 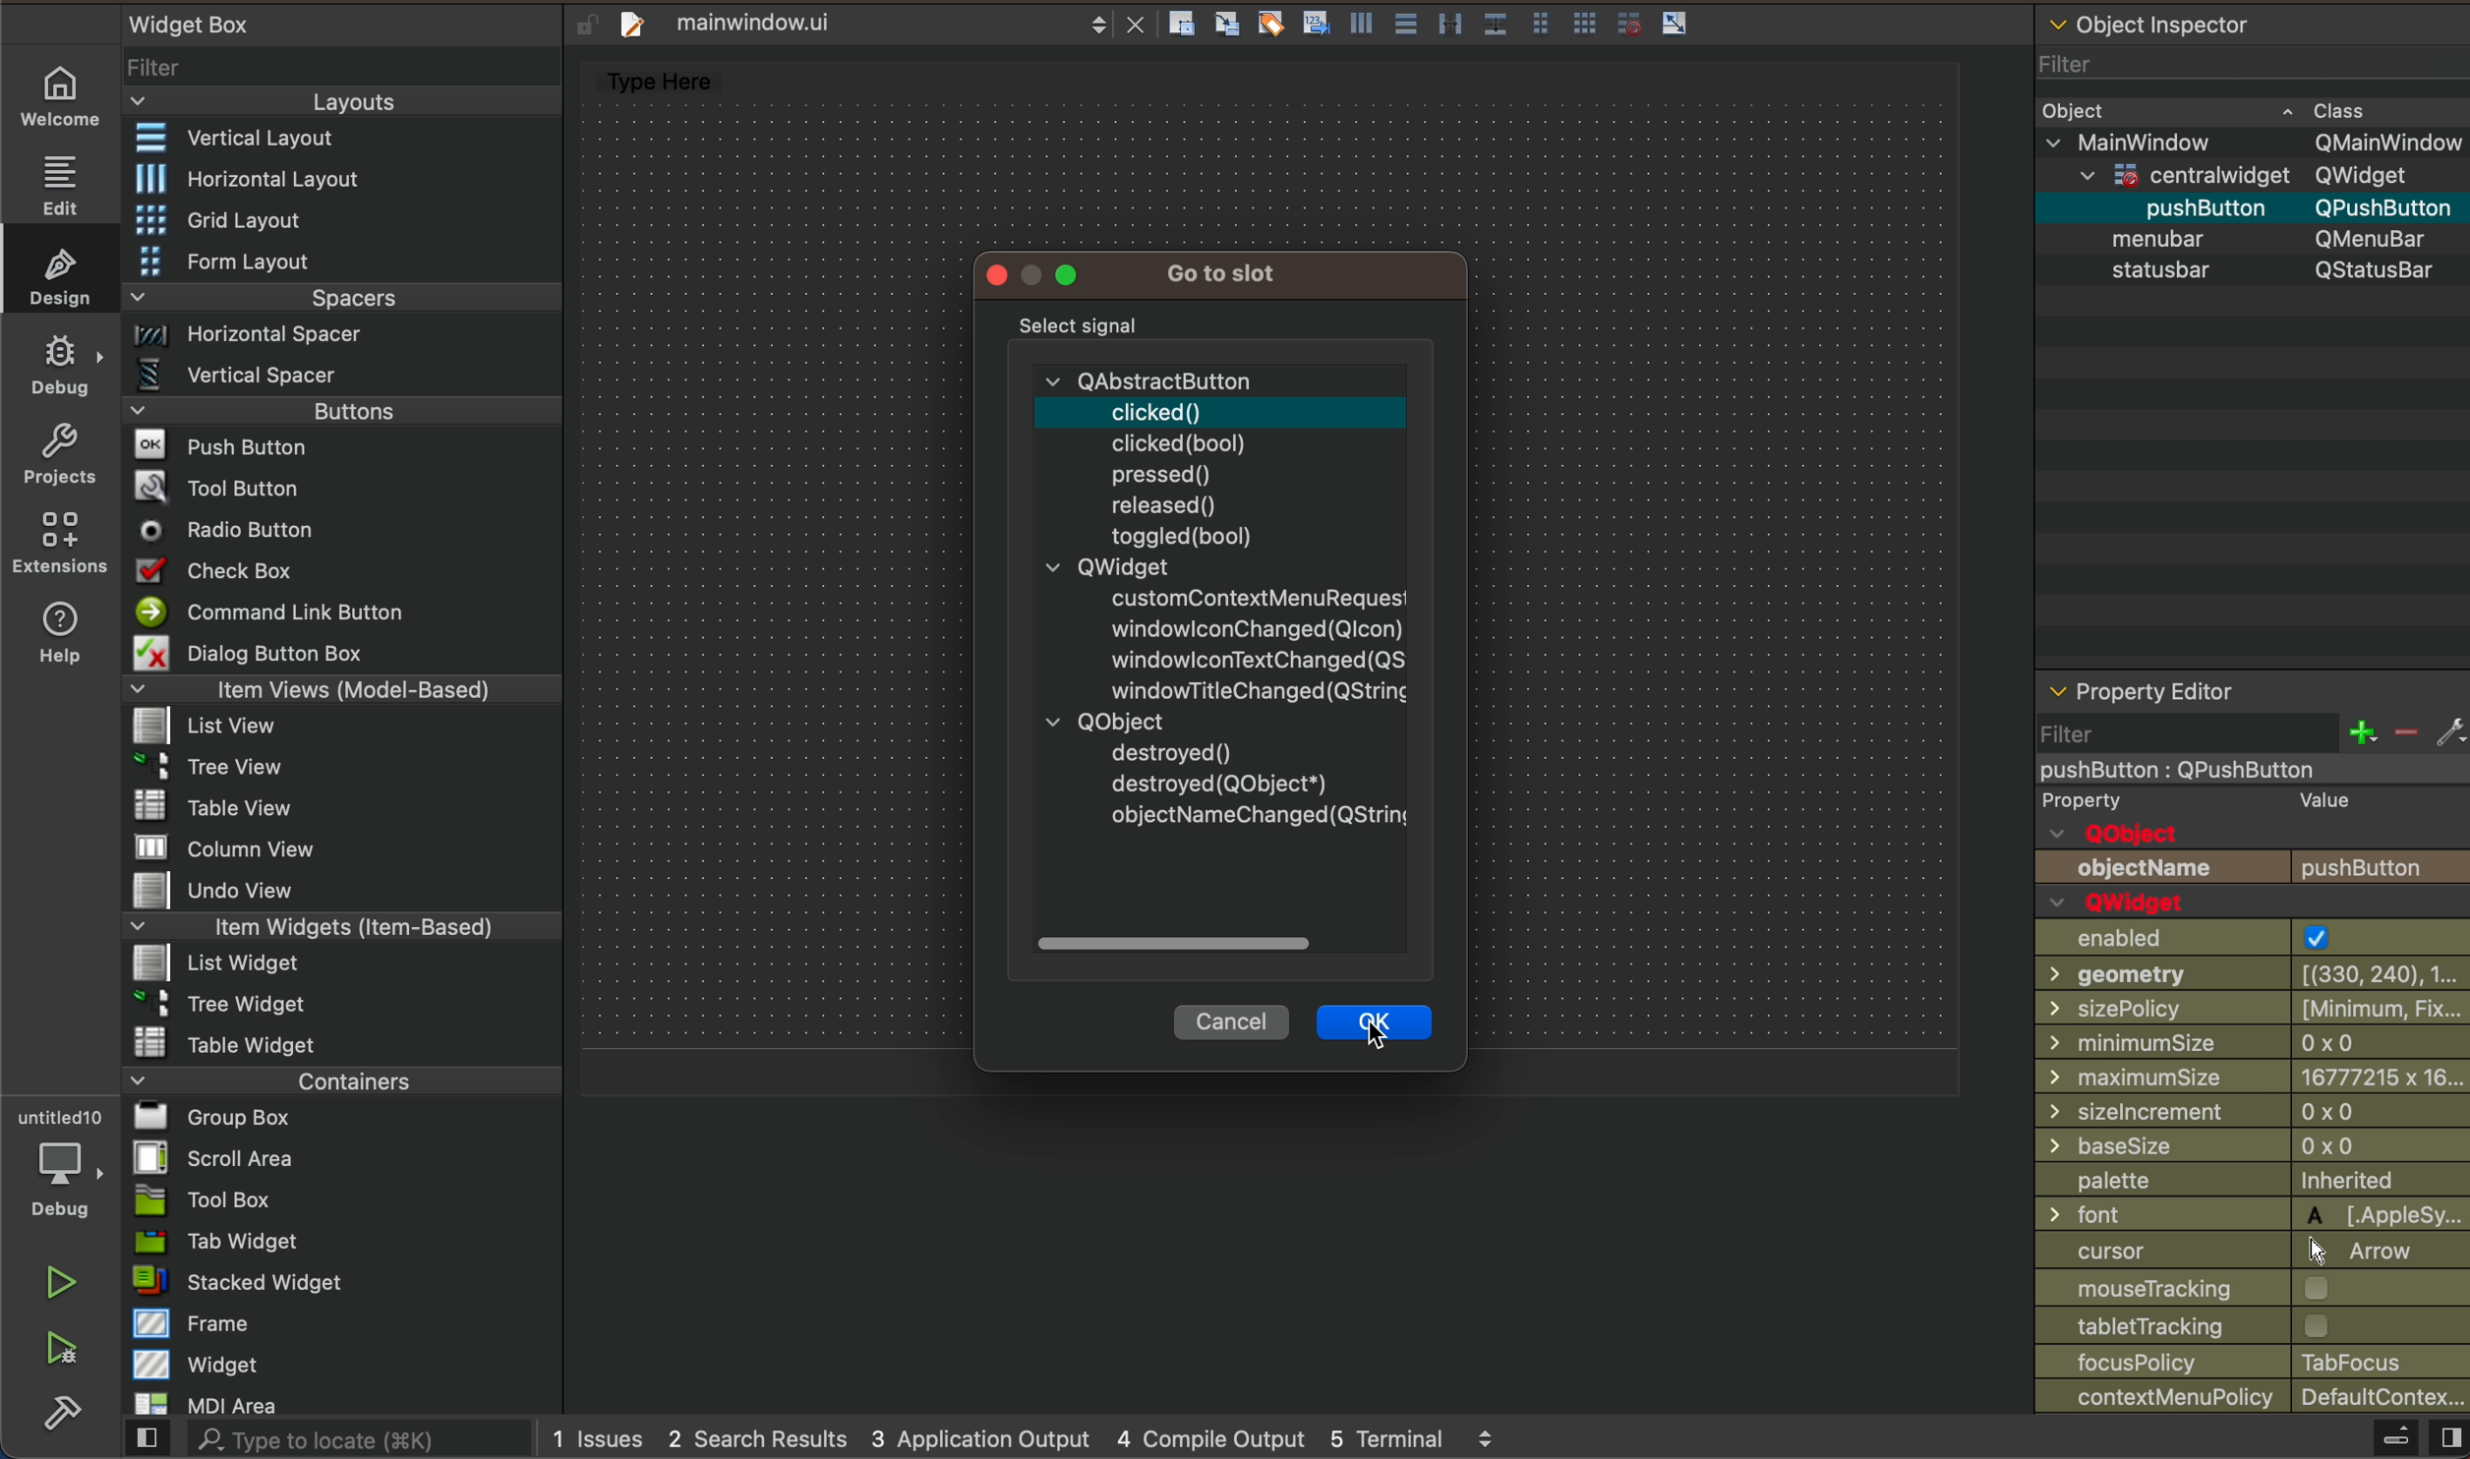 What do you see at coordinates (58, 367) in the screenshot?
I see `debug` at bounding box center [58, 367].